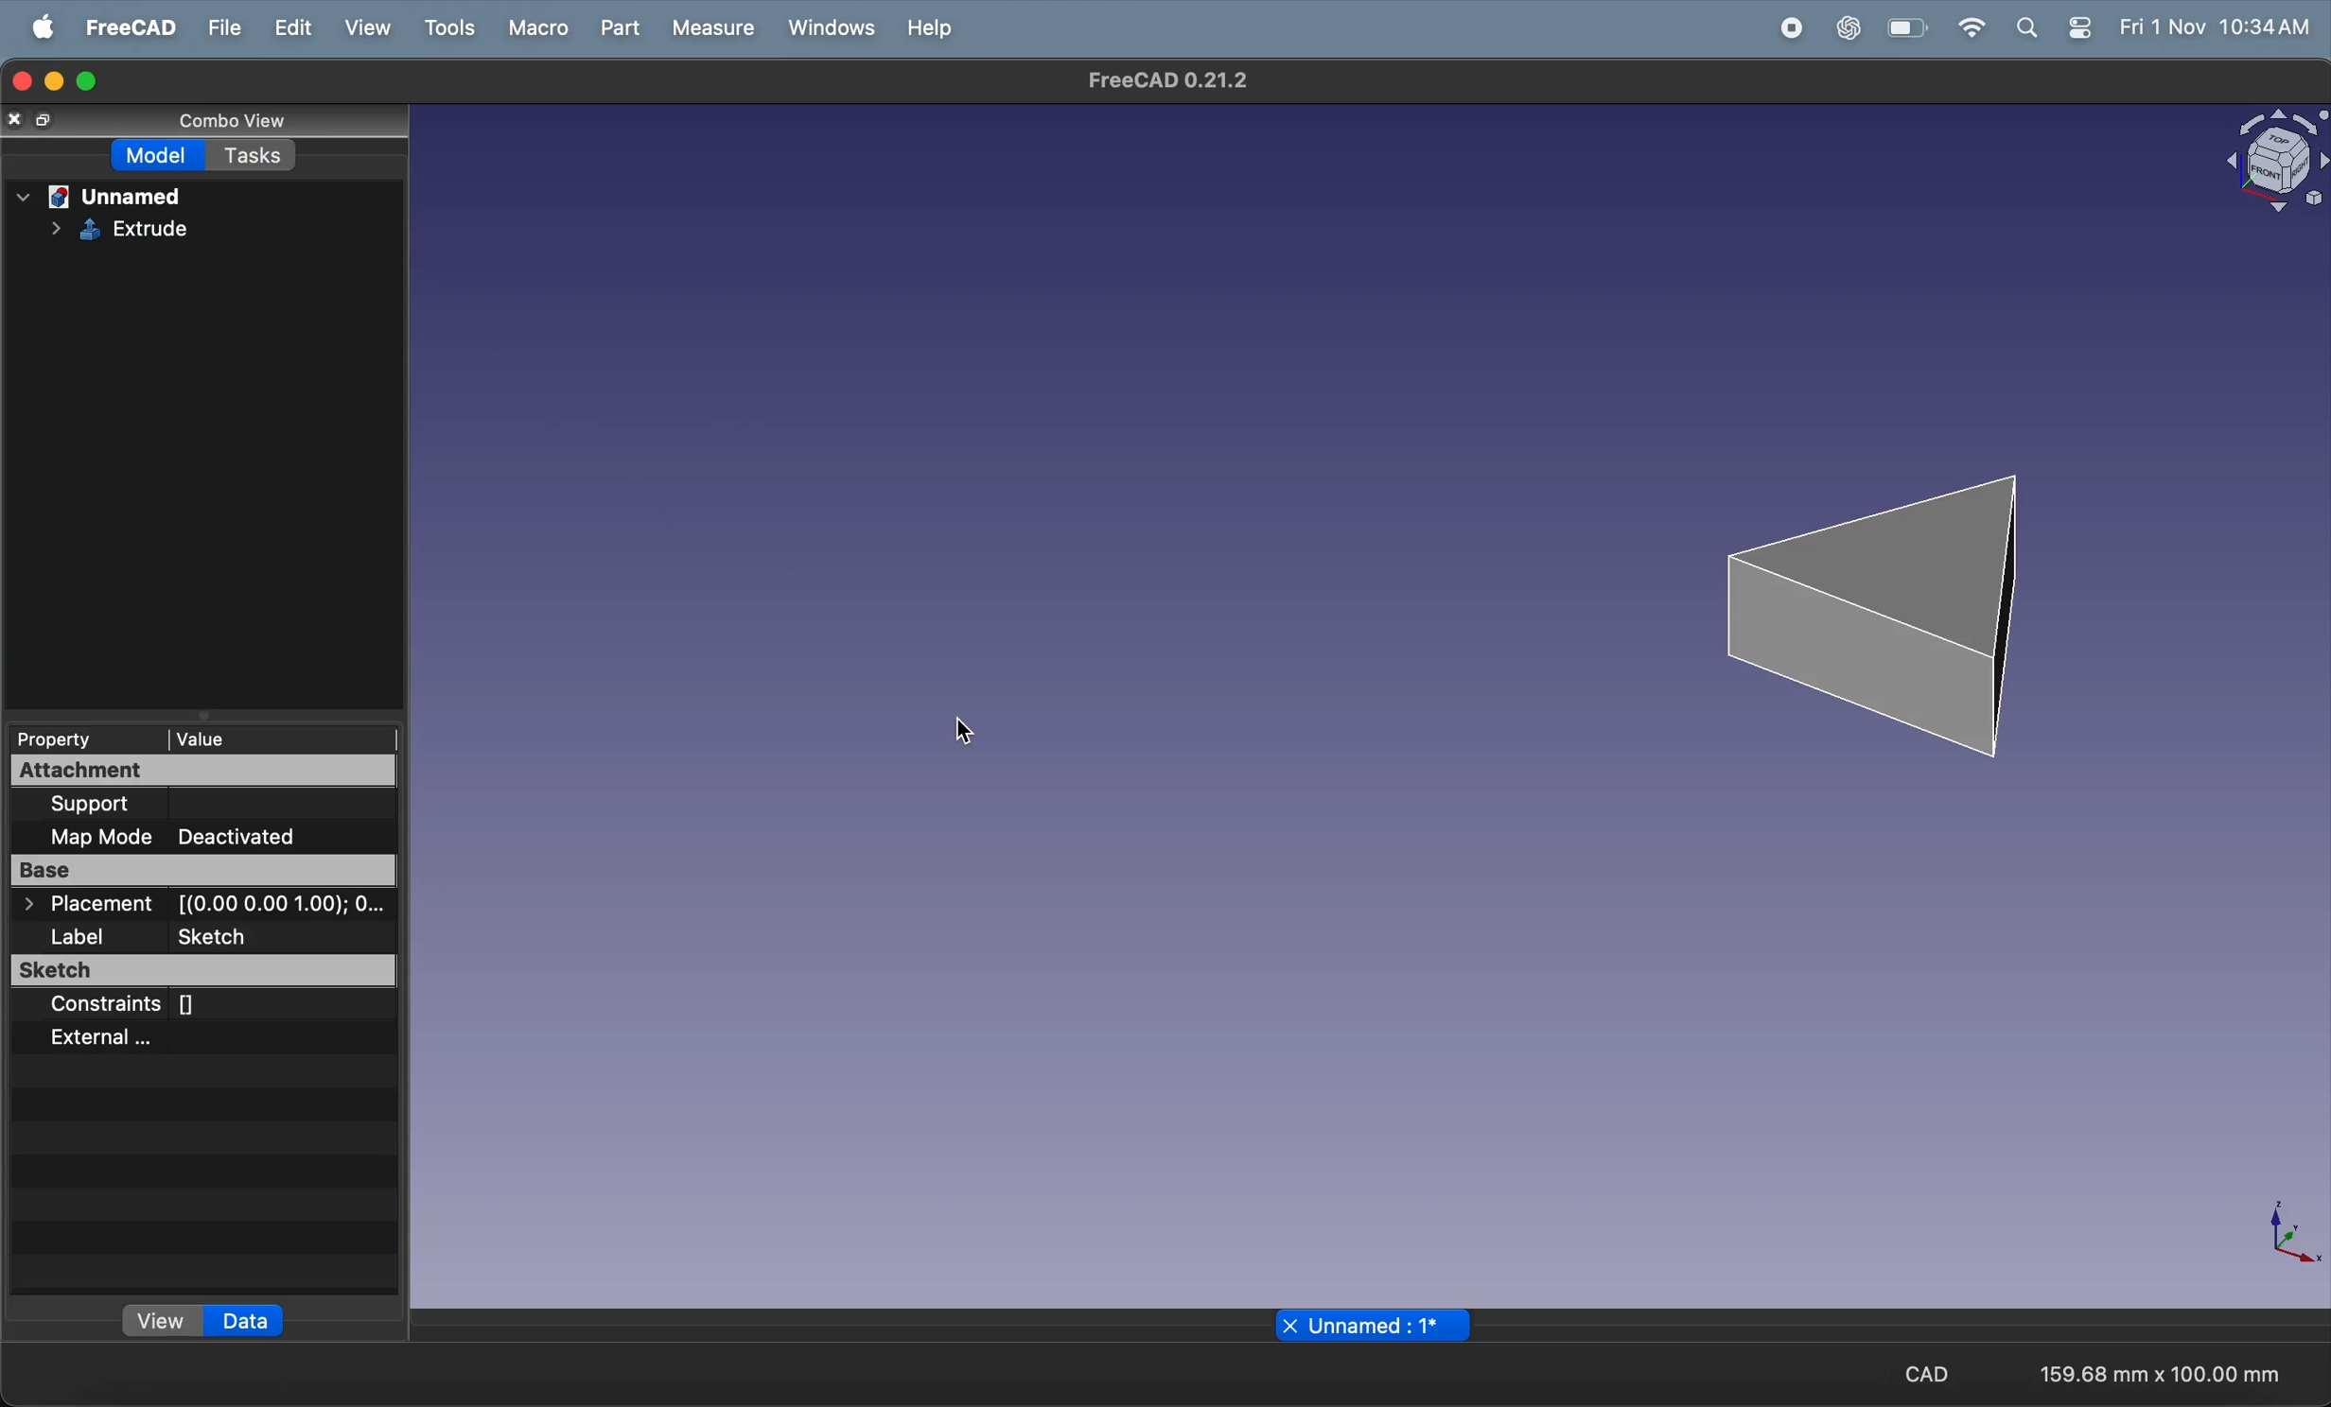 The image size is (2331, 1407). What do you see at coordinates (2215, 28) in the screenshot?
I see `Fri 1 Nov 10:34 AM` at bounding box center [2215, 28].